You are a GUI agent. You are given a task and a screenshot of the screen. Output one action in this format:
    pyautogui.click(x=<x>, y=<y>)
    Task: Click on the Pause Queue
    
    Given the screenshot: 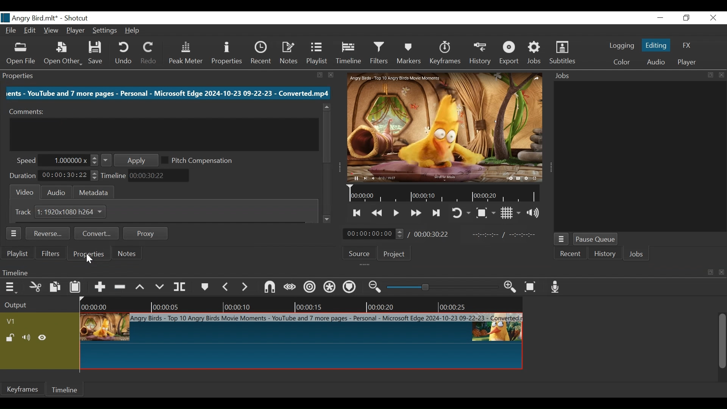 What is the action you would take?
    pyautogui.click(x=596, y=239)
    